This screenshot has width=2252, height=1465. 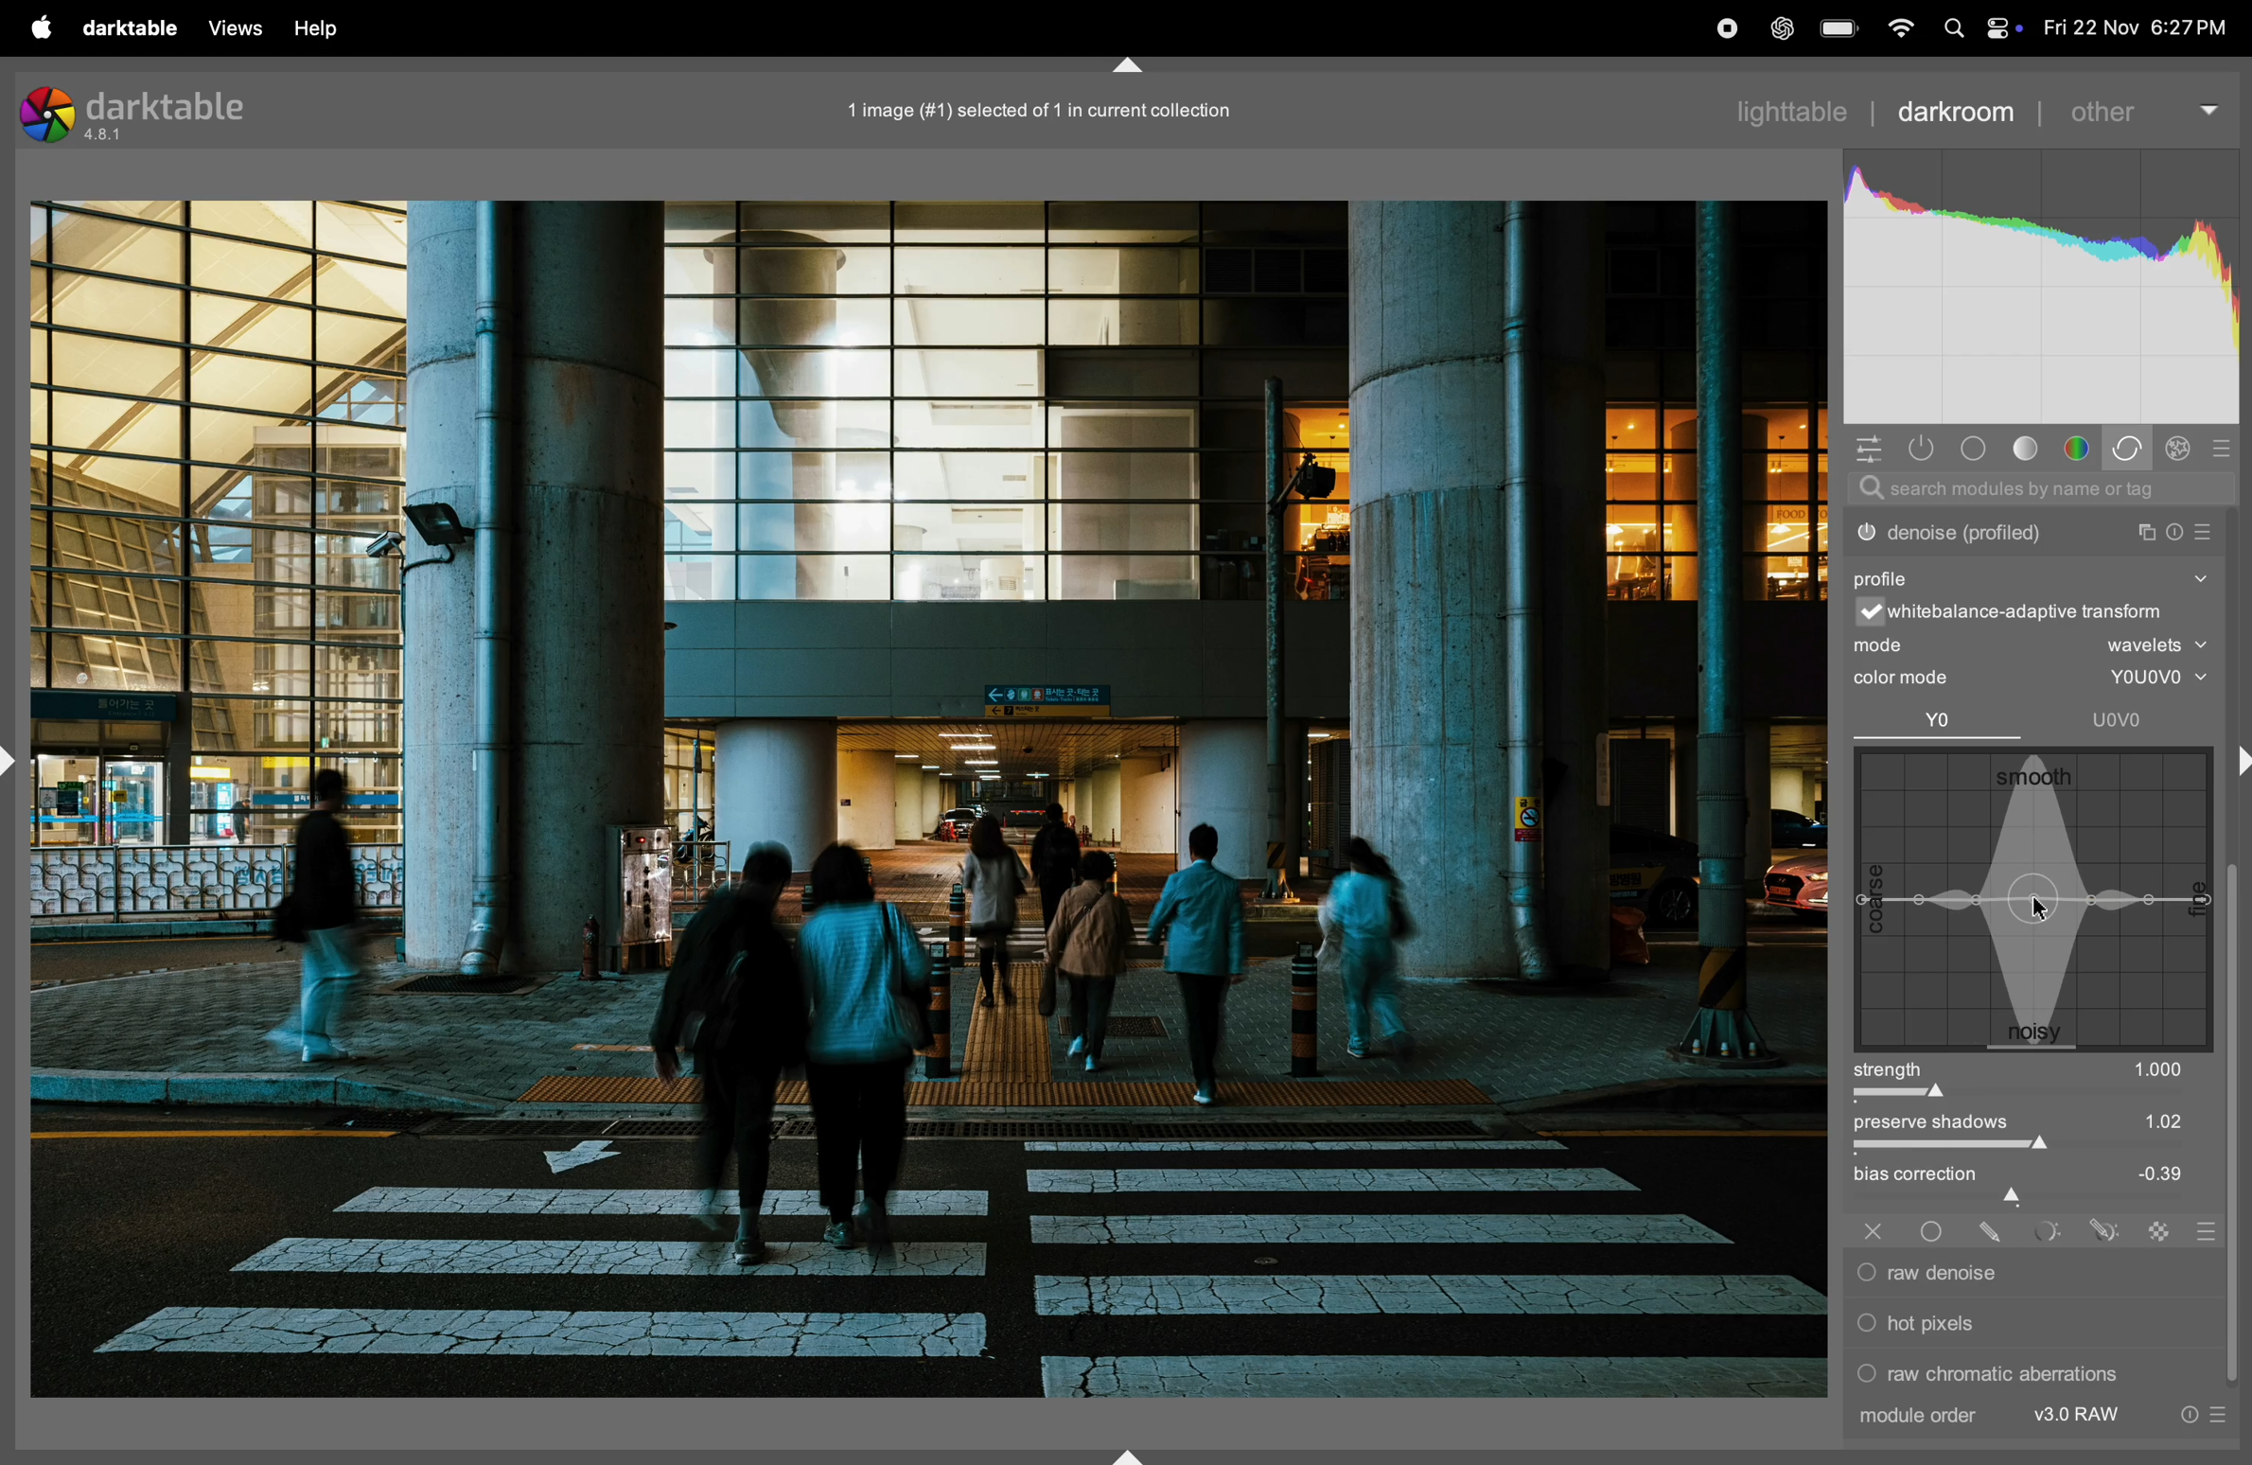 I want to click on help, so click(x=325, y=31).